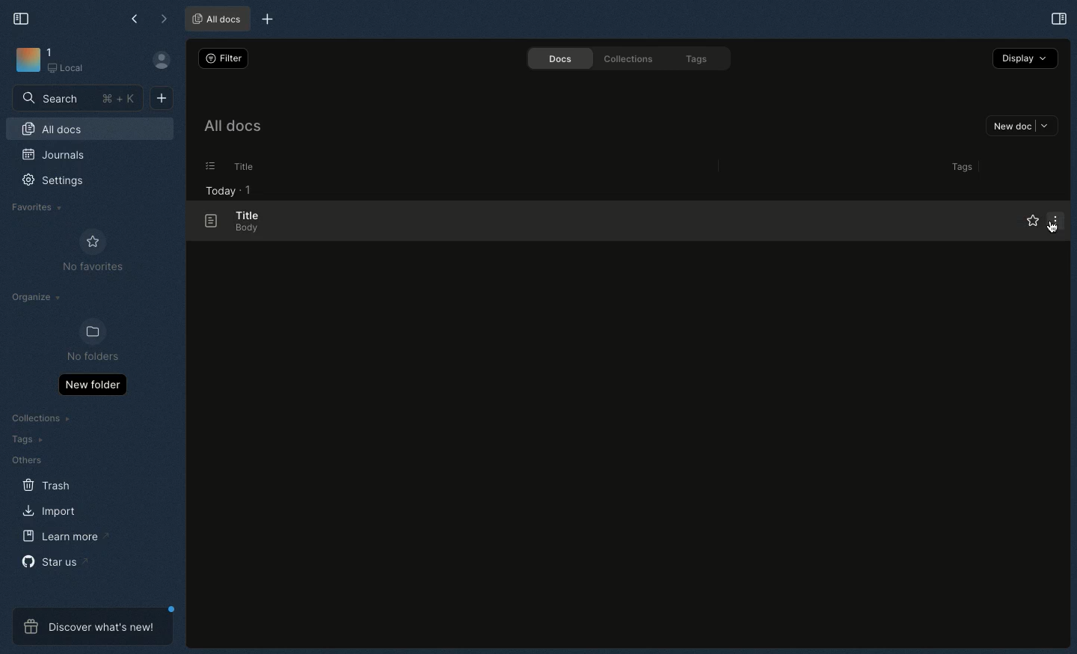 This screenshot has width=1077, height=654. Describe the element at coordinates (221, 58) in the screenshot. I see `Filter` at that location.